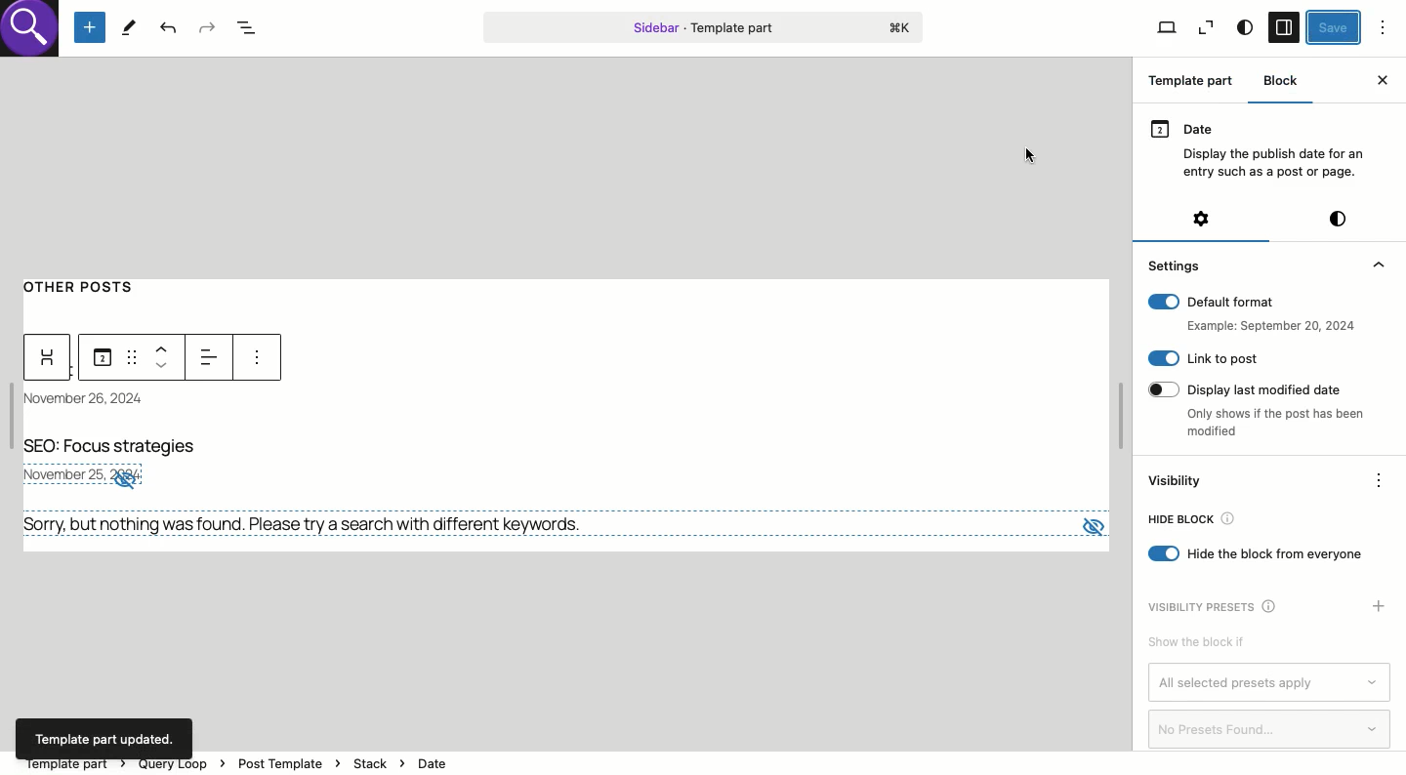  What do you see at coordinates (102, 358) in the screenshot?
I see `Date` at bounding box center [102, 358].